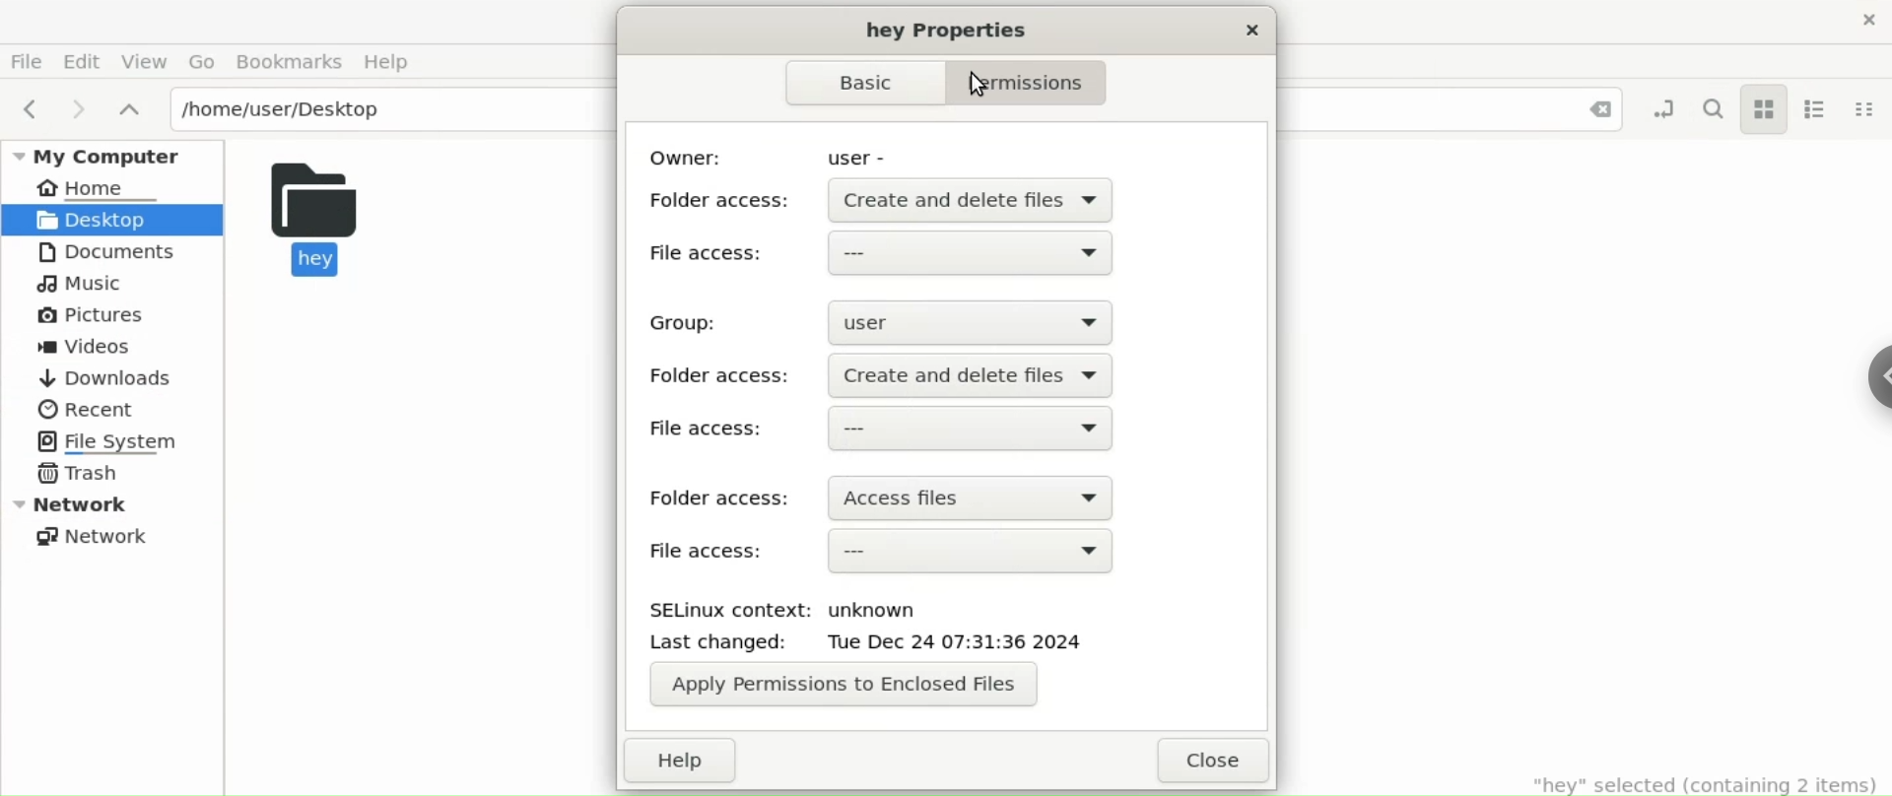 Image resolution: width=1892 pixels, height=796 pixels. Describe the element at coordinates (126, 185) in the screenshot. I see `Home` at that location.